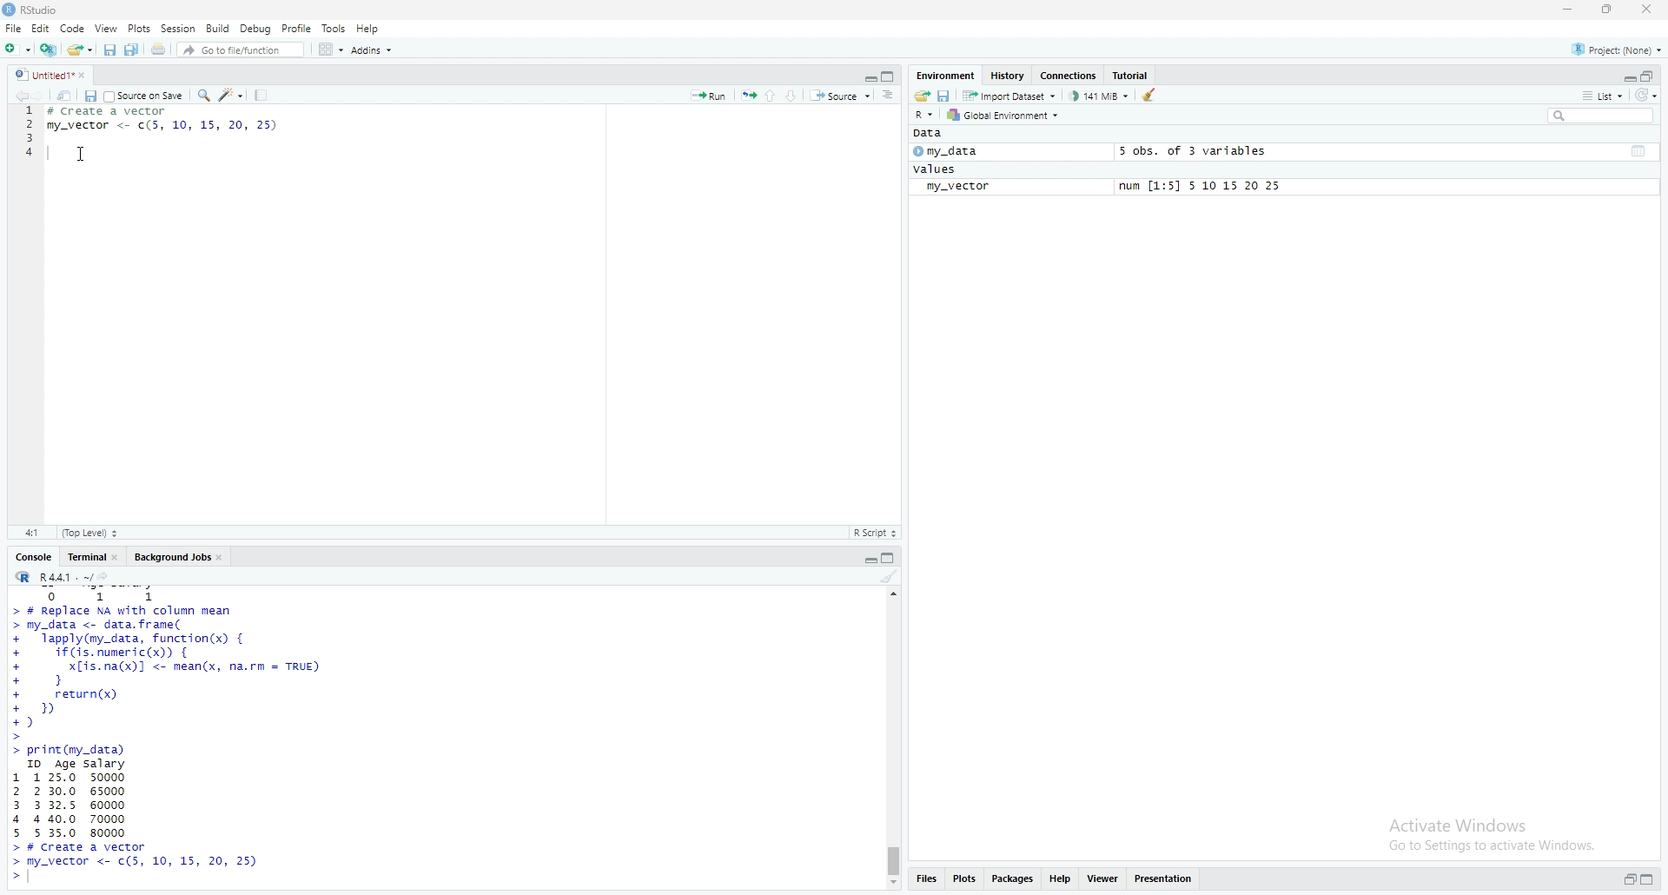 The width and height of the screenshot is (1668, 895). What do you see at coordinates (232, 96) in the screenshot?
I see `code tools` at bounding box center [232, 96].